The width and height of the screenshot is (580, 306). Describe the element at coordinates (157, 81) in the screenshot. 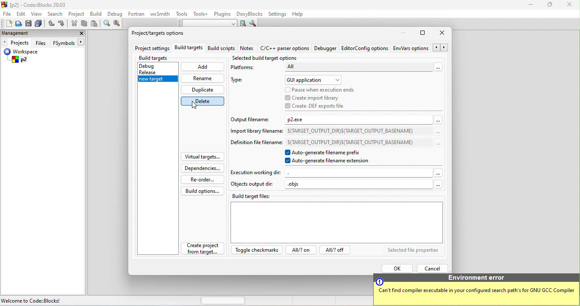

I see `new target` at that location.